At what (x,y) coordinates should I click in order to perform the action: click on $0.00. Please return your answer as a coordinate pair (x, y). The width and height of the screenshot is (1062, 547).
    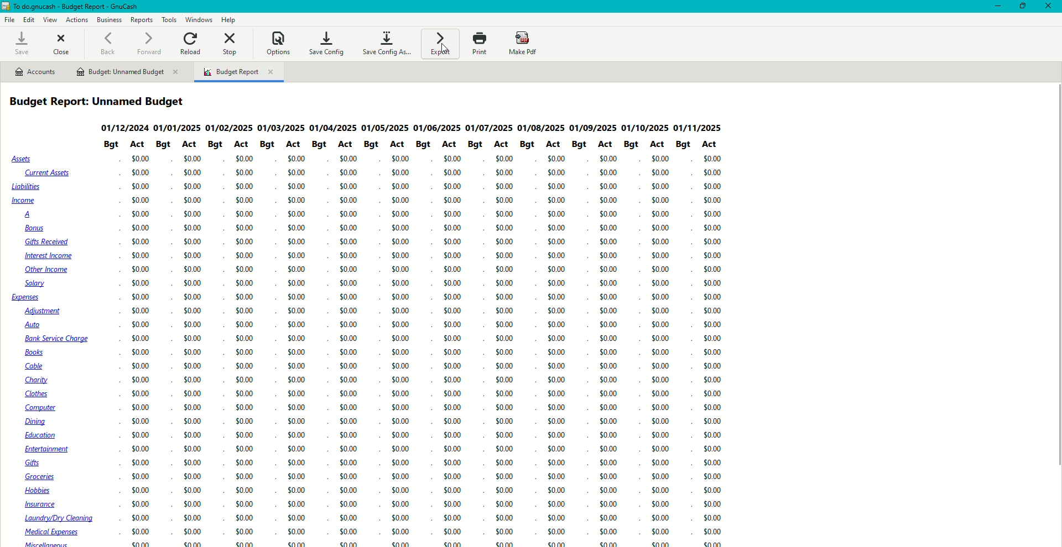
    Looking at the image, I should click on (297, 422).